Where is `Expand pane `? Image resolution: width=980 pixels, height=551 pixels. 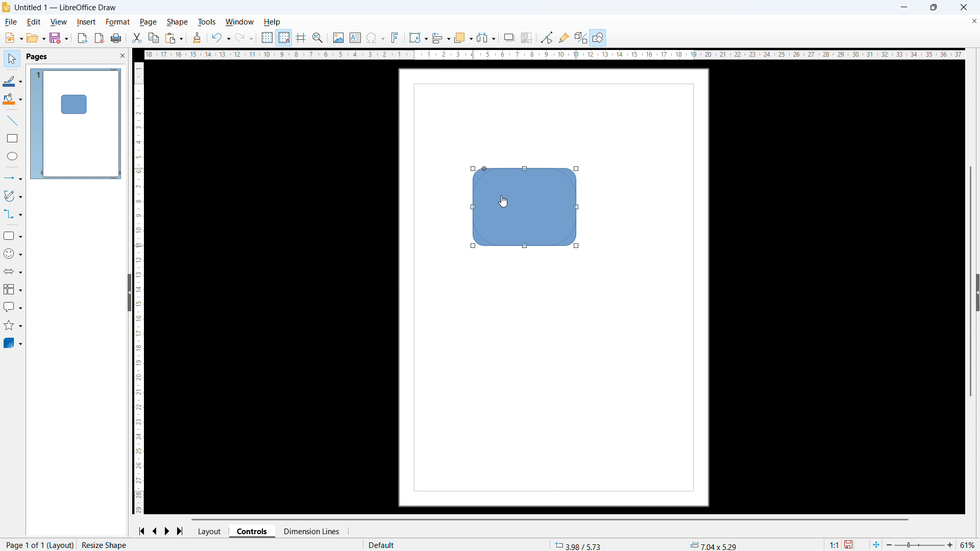 Expand pane  is located at coordinates (978, 292).